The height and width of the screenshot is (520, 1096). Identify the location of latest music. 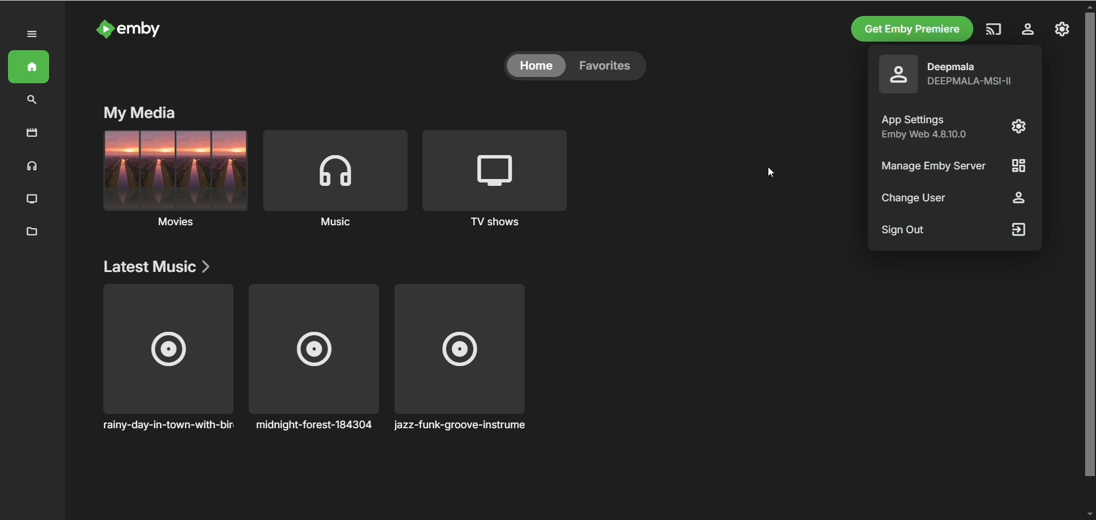
(157, 265).